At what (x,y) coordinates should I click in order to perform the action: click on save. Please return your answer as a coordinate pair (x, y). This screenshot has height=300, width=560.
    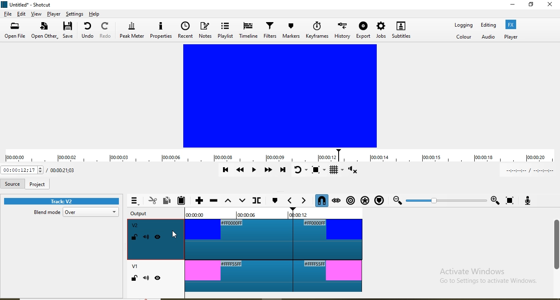
    Looking at the image, I should click on (70, 31).